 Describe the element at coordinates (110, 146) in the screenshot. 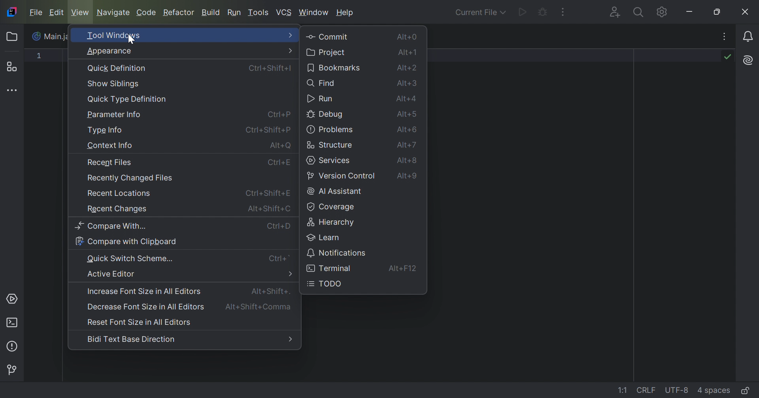

I see `Context Info` at that location.